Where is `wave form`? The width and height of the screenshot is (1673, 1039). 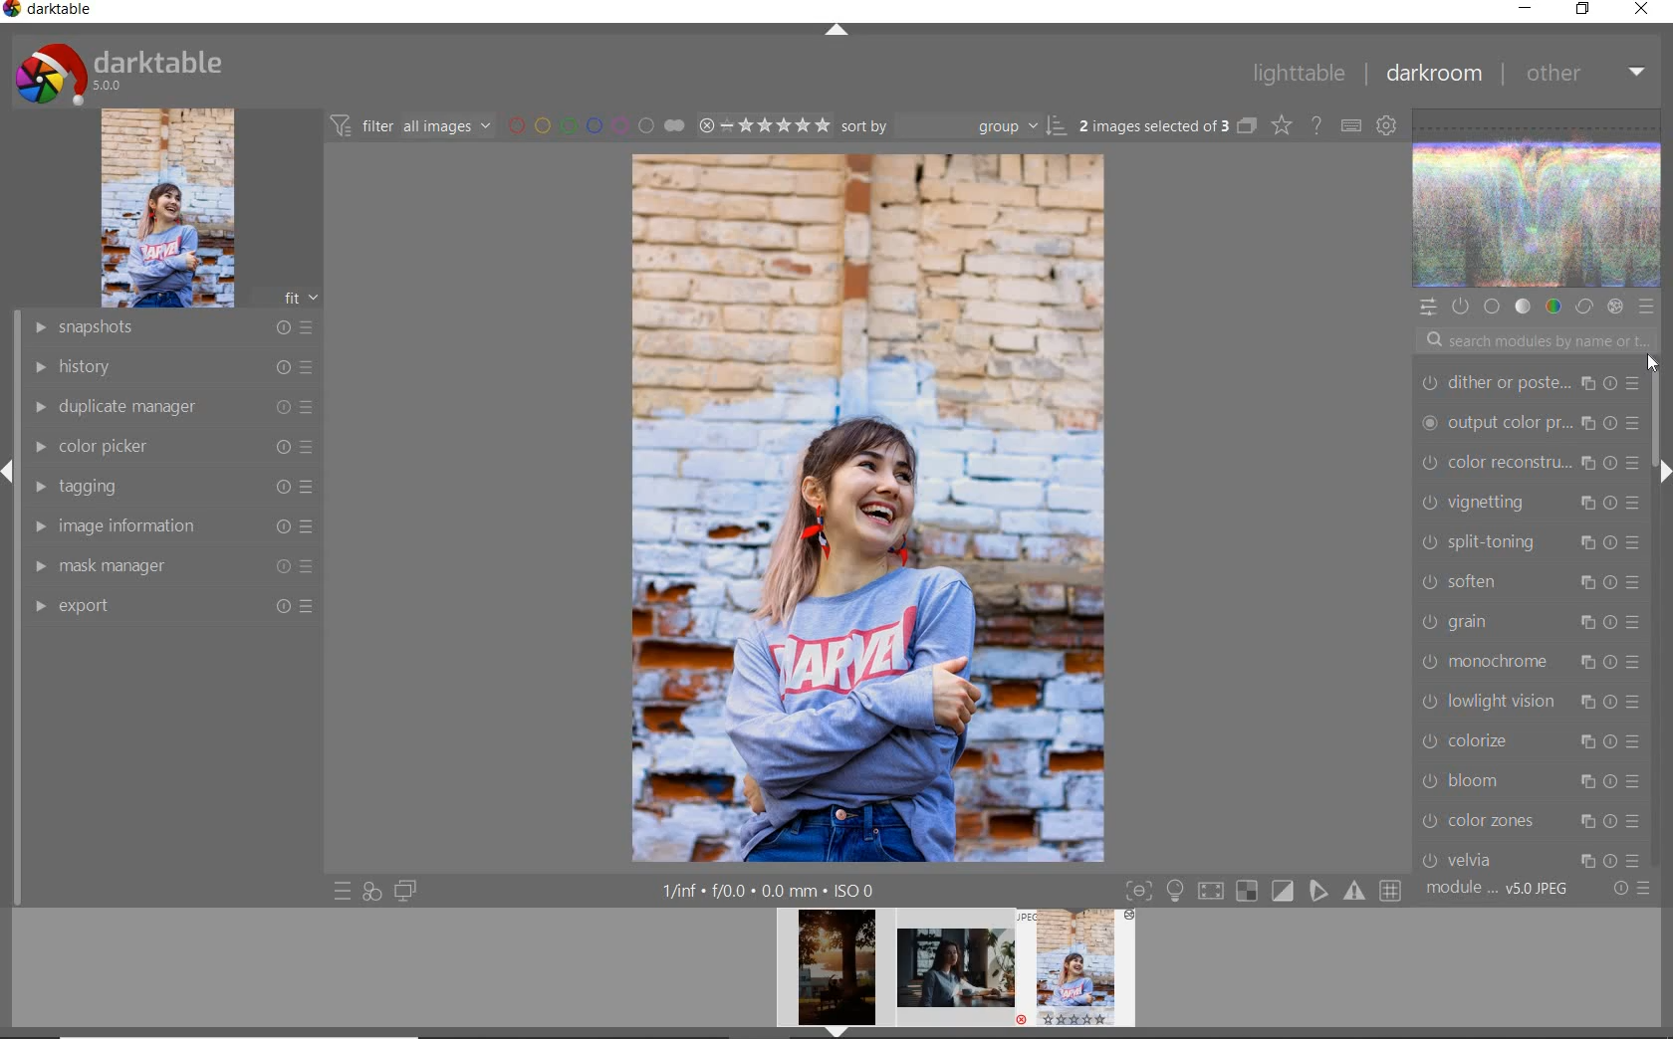 wave form is located at coordinates (1539, 200).